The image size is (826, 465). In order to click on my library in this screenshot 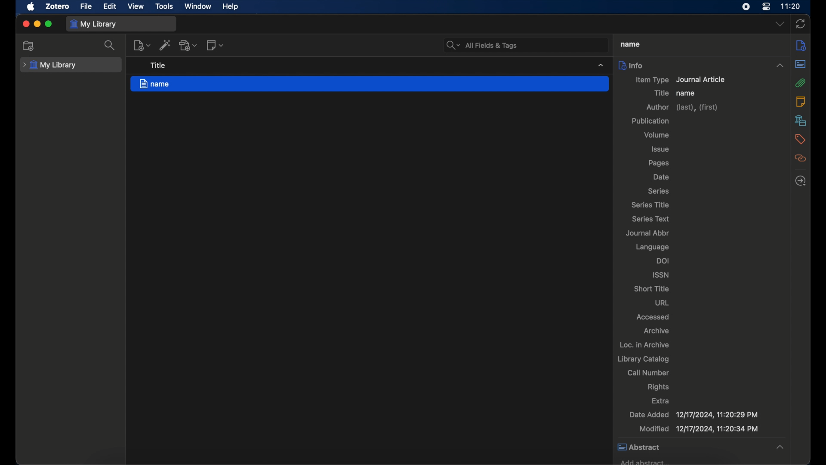, I will do `click(92, 24)`.